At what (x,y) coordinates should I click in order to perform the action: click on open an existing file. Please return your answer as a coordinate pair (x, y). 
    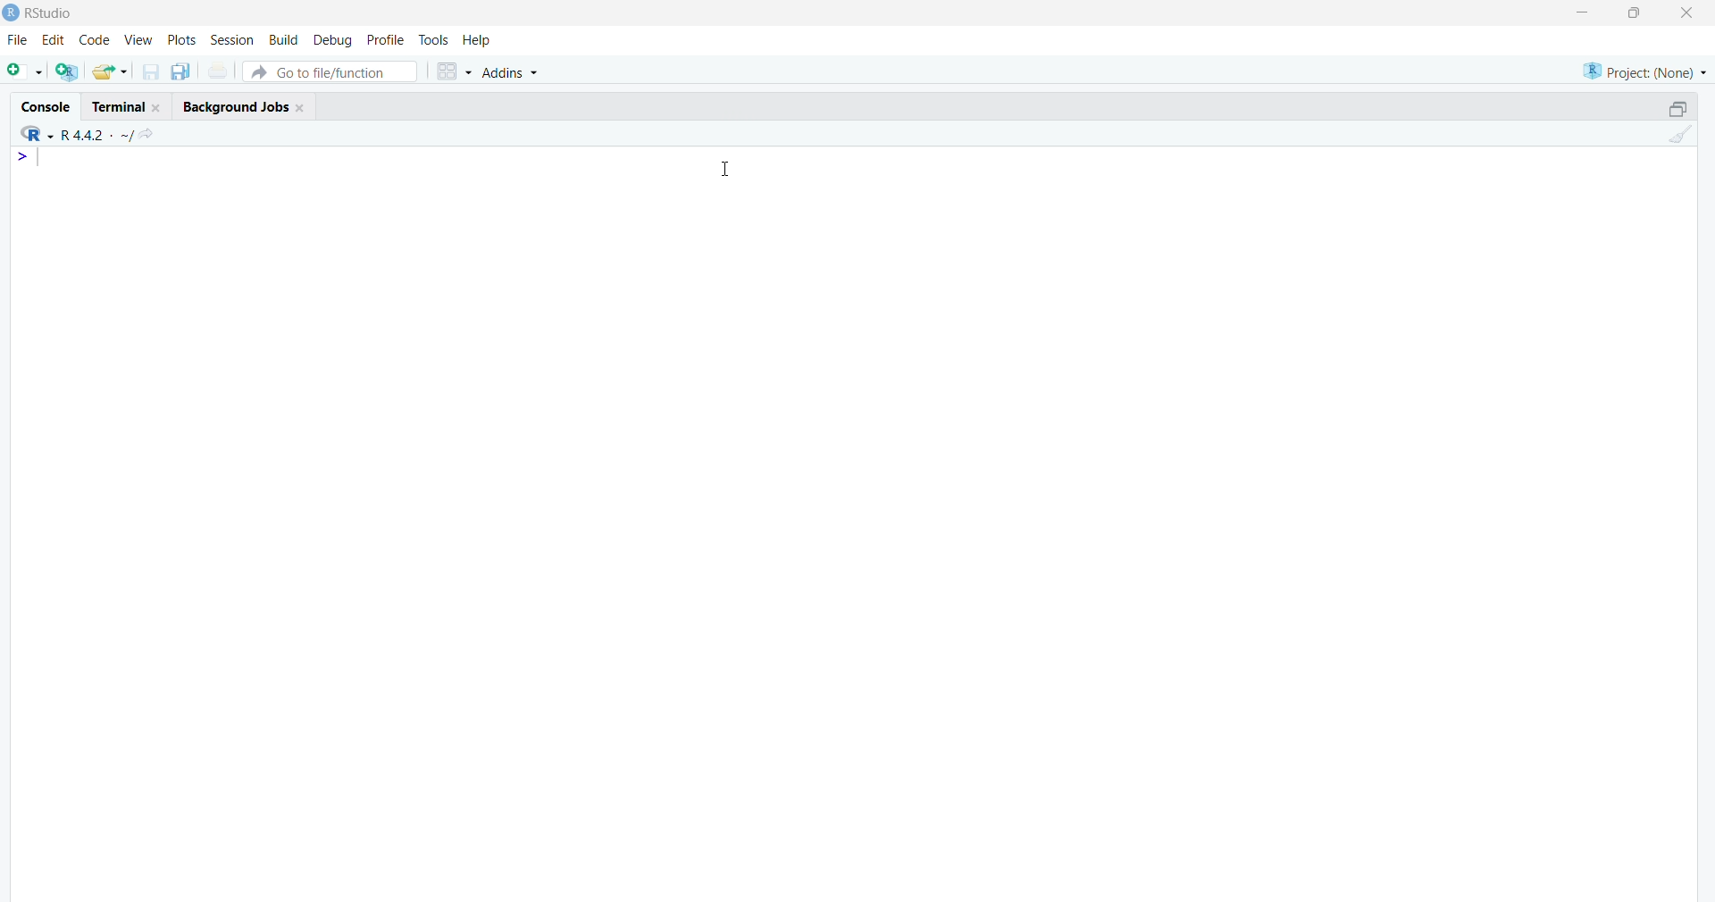
    Looking at the image, I should click on (109, 71).